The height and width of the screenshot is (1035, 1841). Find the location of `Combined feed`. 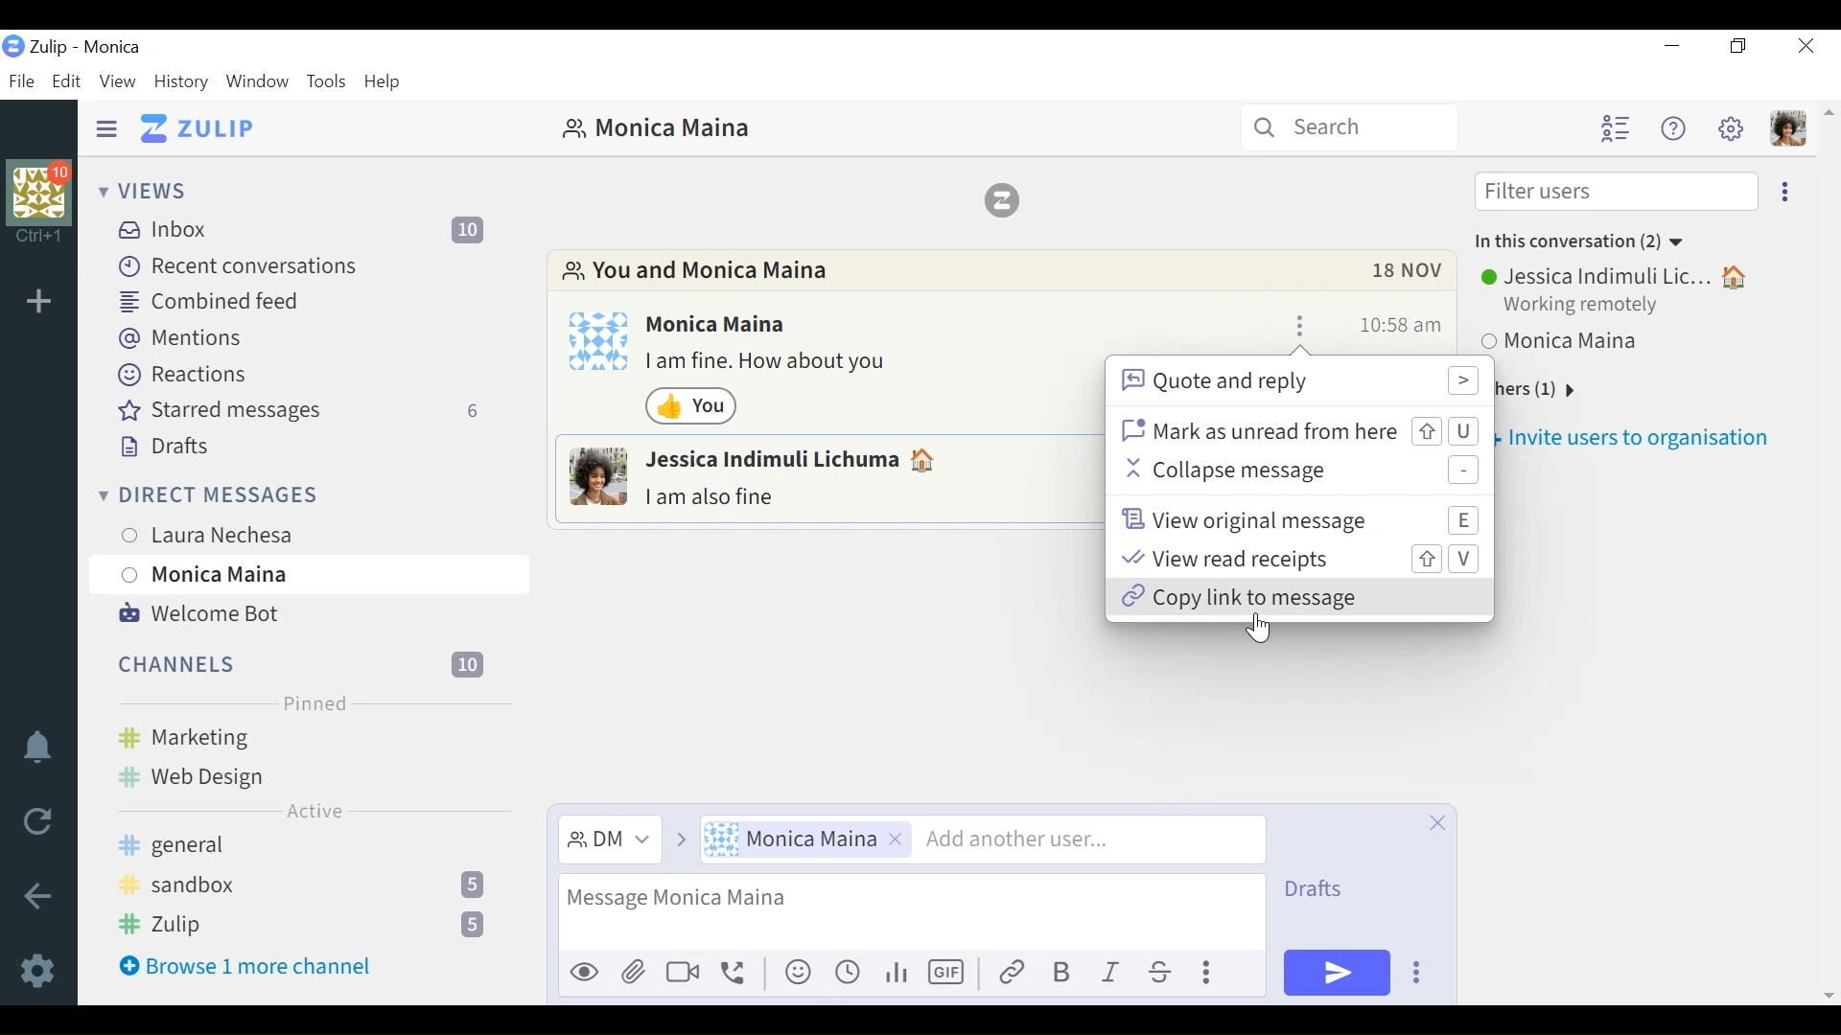

Combined feed is located at coordinates (205, 299).